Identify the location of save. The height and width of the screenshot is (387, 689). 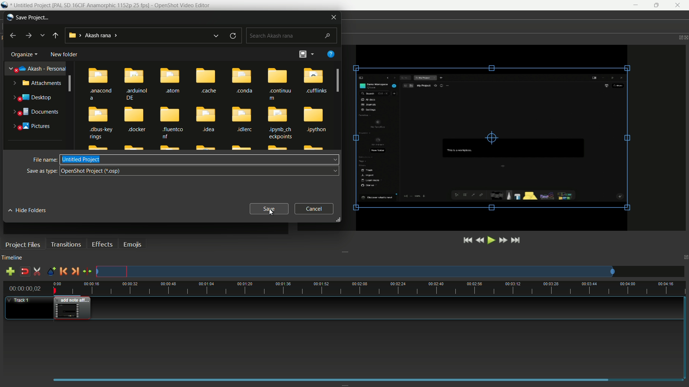
(270, 209).